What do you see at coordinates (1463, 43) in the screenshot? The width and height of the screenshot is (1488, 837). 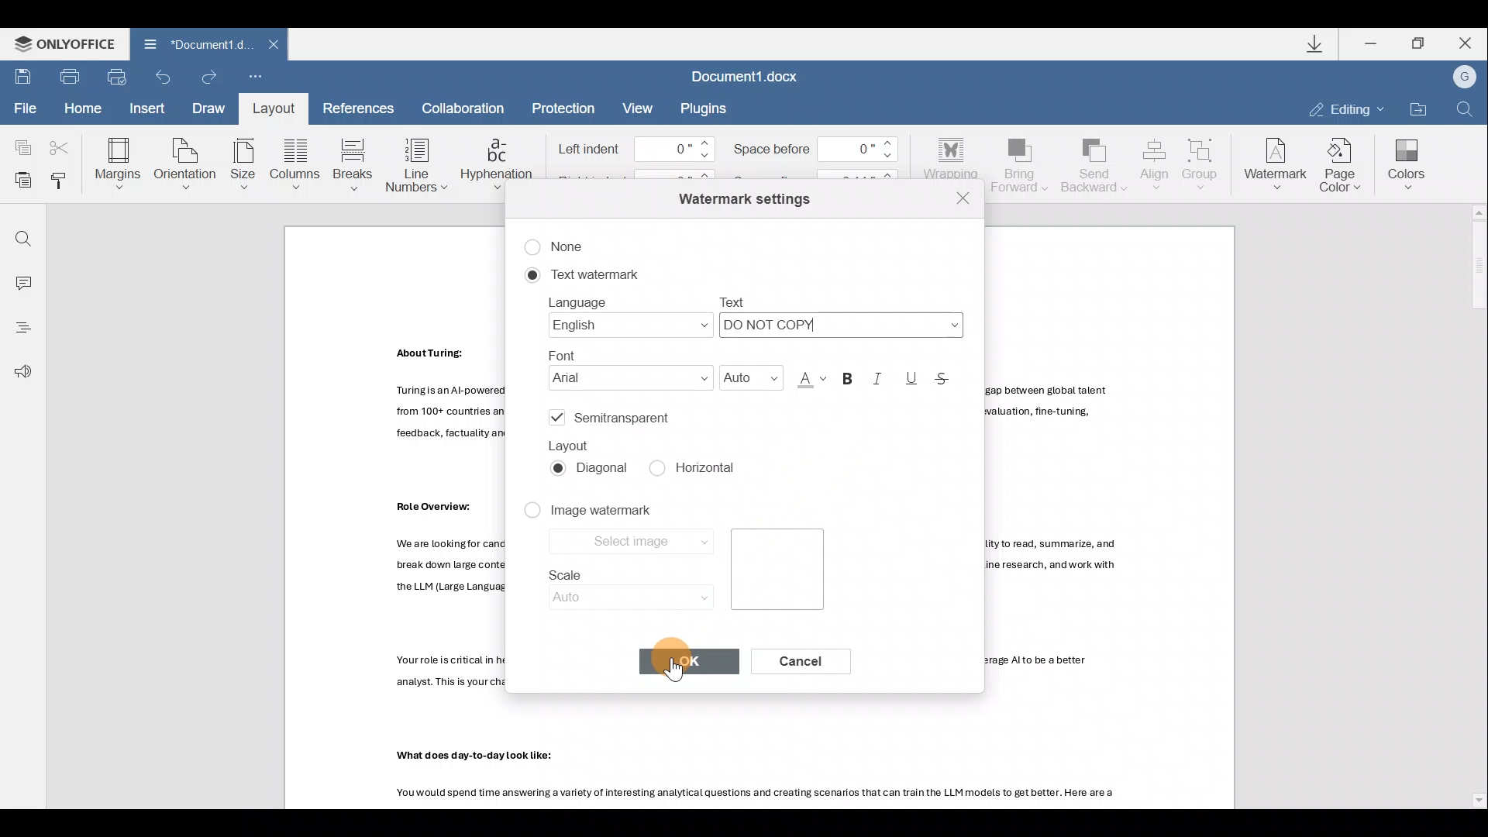 I see `Close` at bounding box center [1463, 43].